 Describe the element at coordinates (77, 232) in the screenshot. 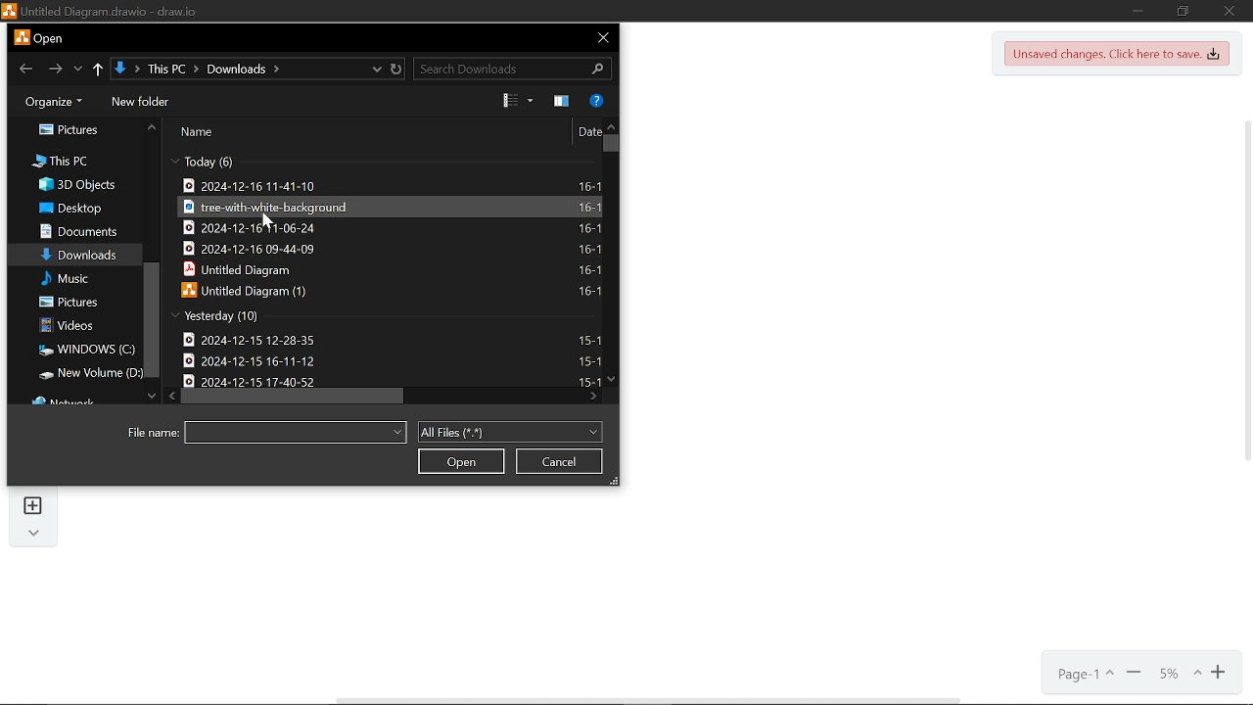

I see `documents` at that location.